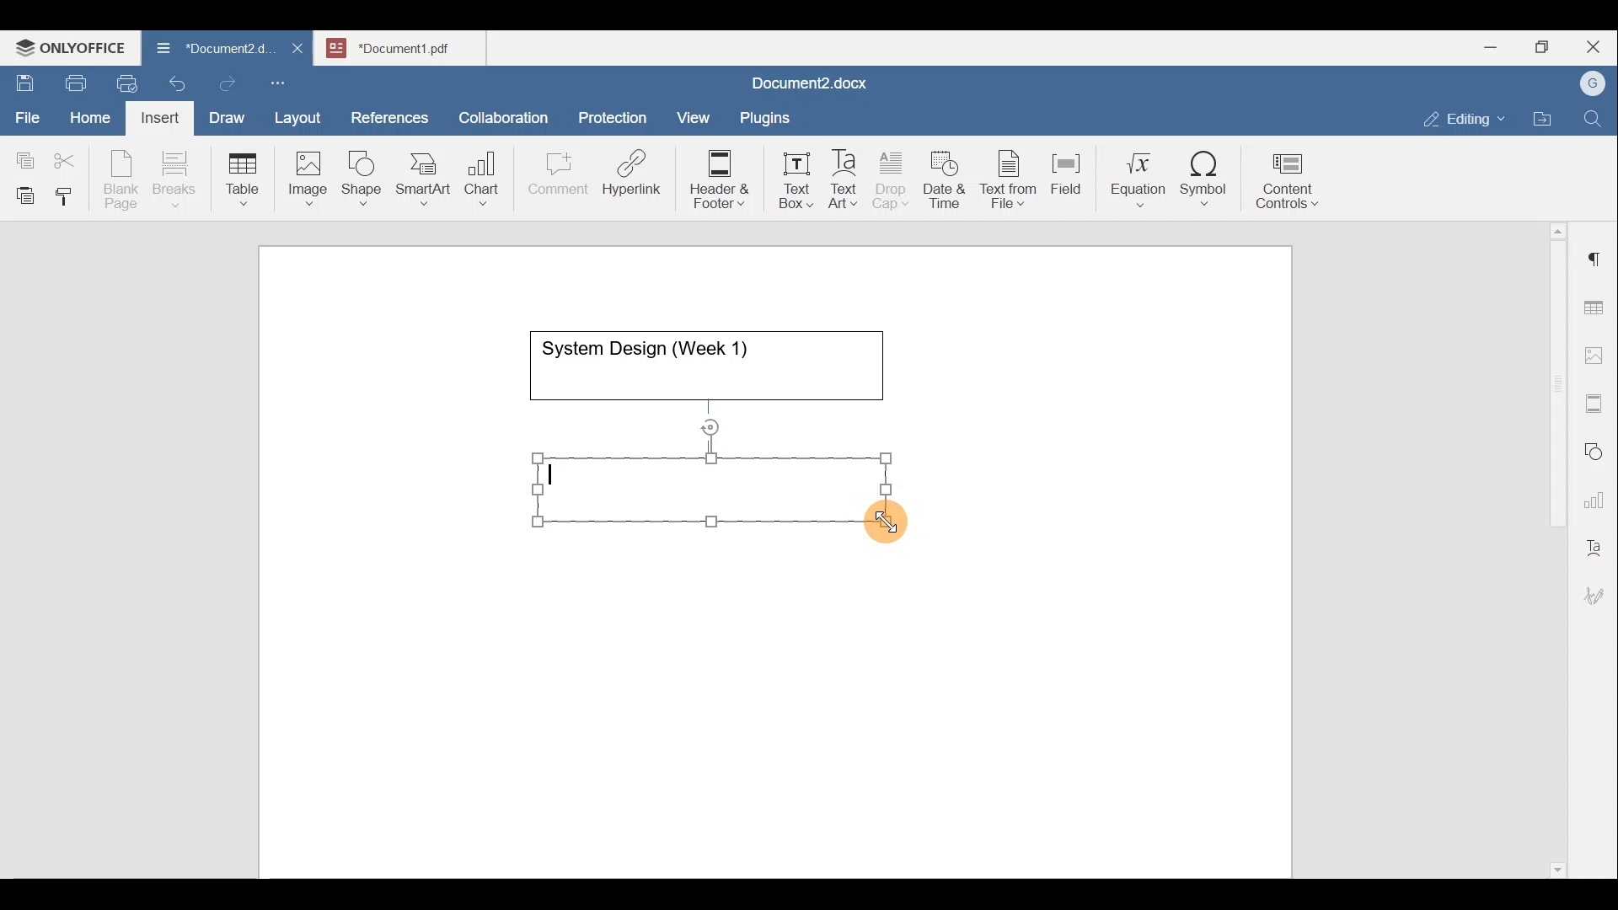  What do you see at coordinates (1596, 541) in the screenshot?
I see `Text Art settings` at bounding box center [1596, 541].